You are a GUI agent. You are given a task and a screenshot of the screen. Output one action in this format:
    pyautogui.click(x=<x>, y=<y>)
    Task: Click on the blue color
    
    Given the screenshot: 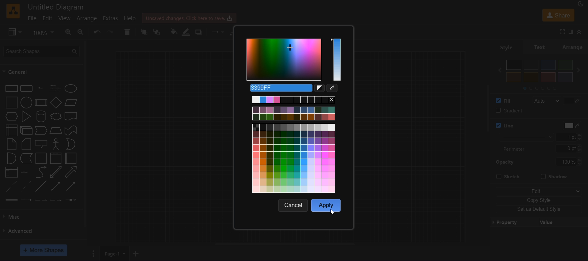 What is the action you would take?
    pyautogui.click(x=548, y=65)
    